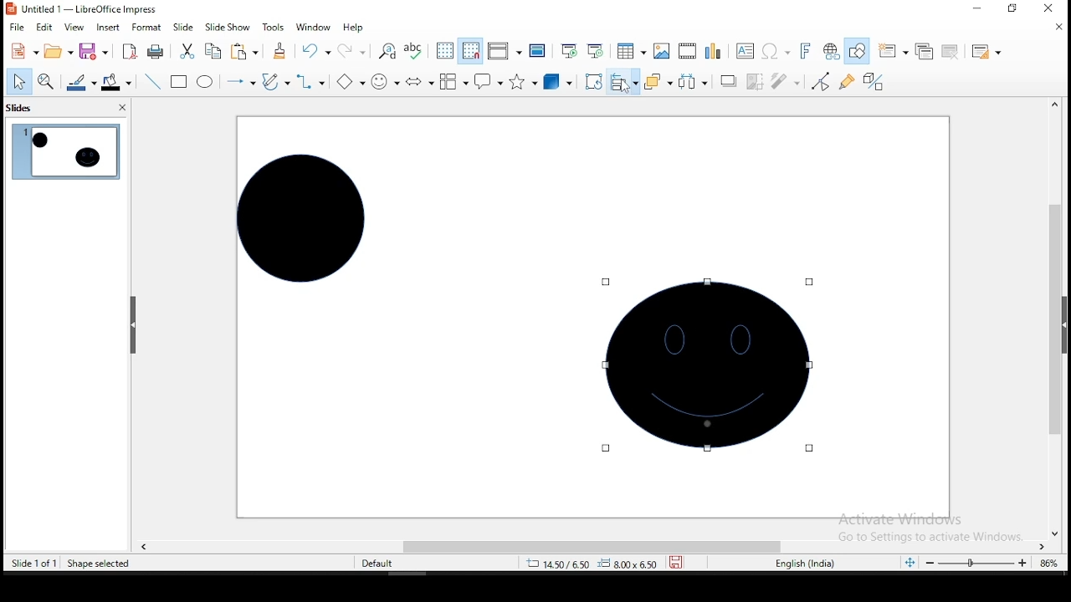 The image size is (1071, 602). What do you see at coordinates (228, 26) in the screenshot?
I see `slide show` at bounding box center [228, 26].